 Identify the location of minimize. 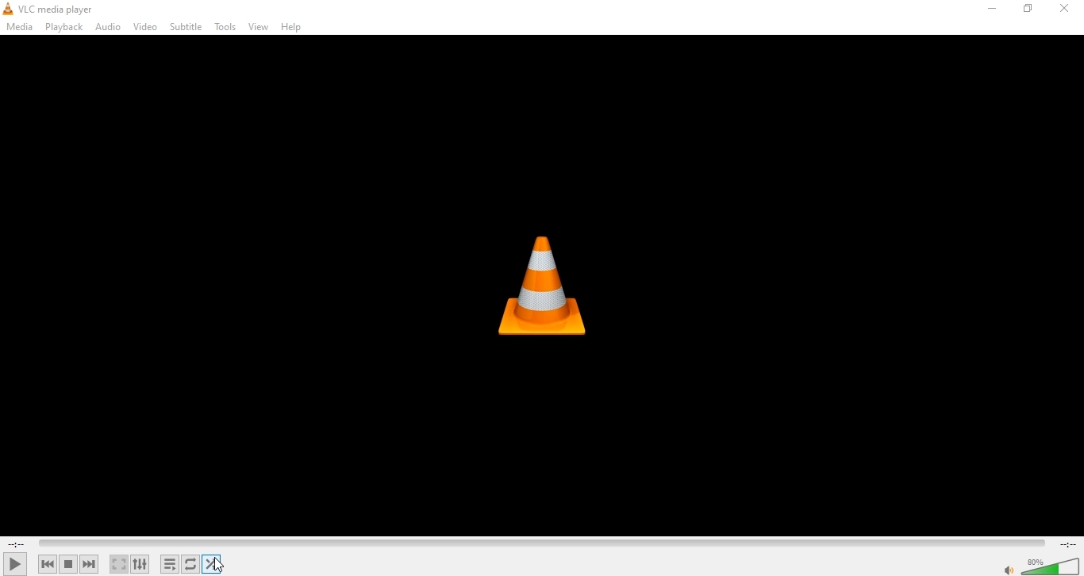
(993, 7).